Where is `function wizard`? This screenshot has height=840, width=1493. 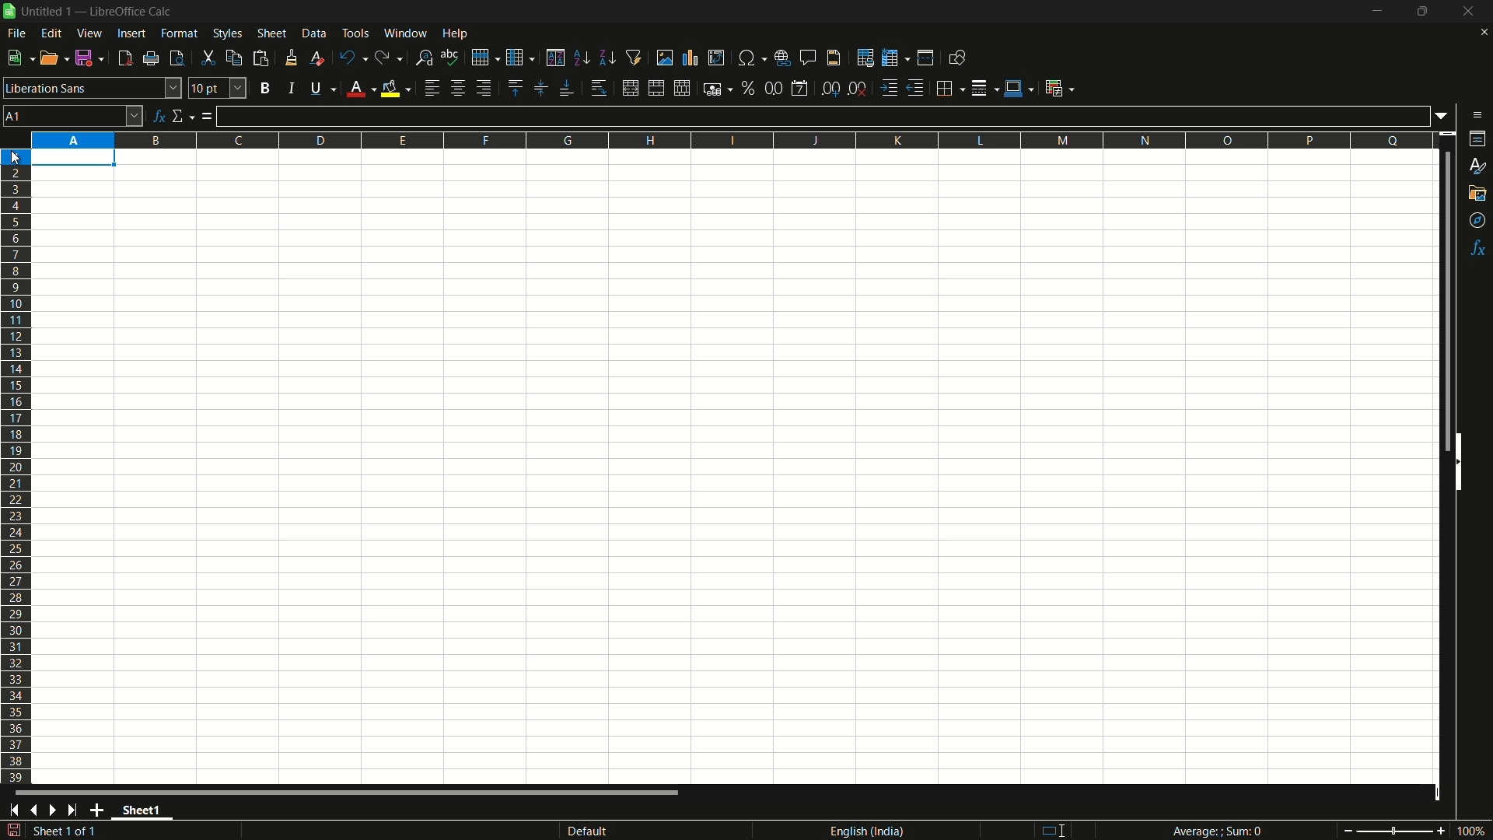 function wizard is located at coordinates (159, 116).